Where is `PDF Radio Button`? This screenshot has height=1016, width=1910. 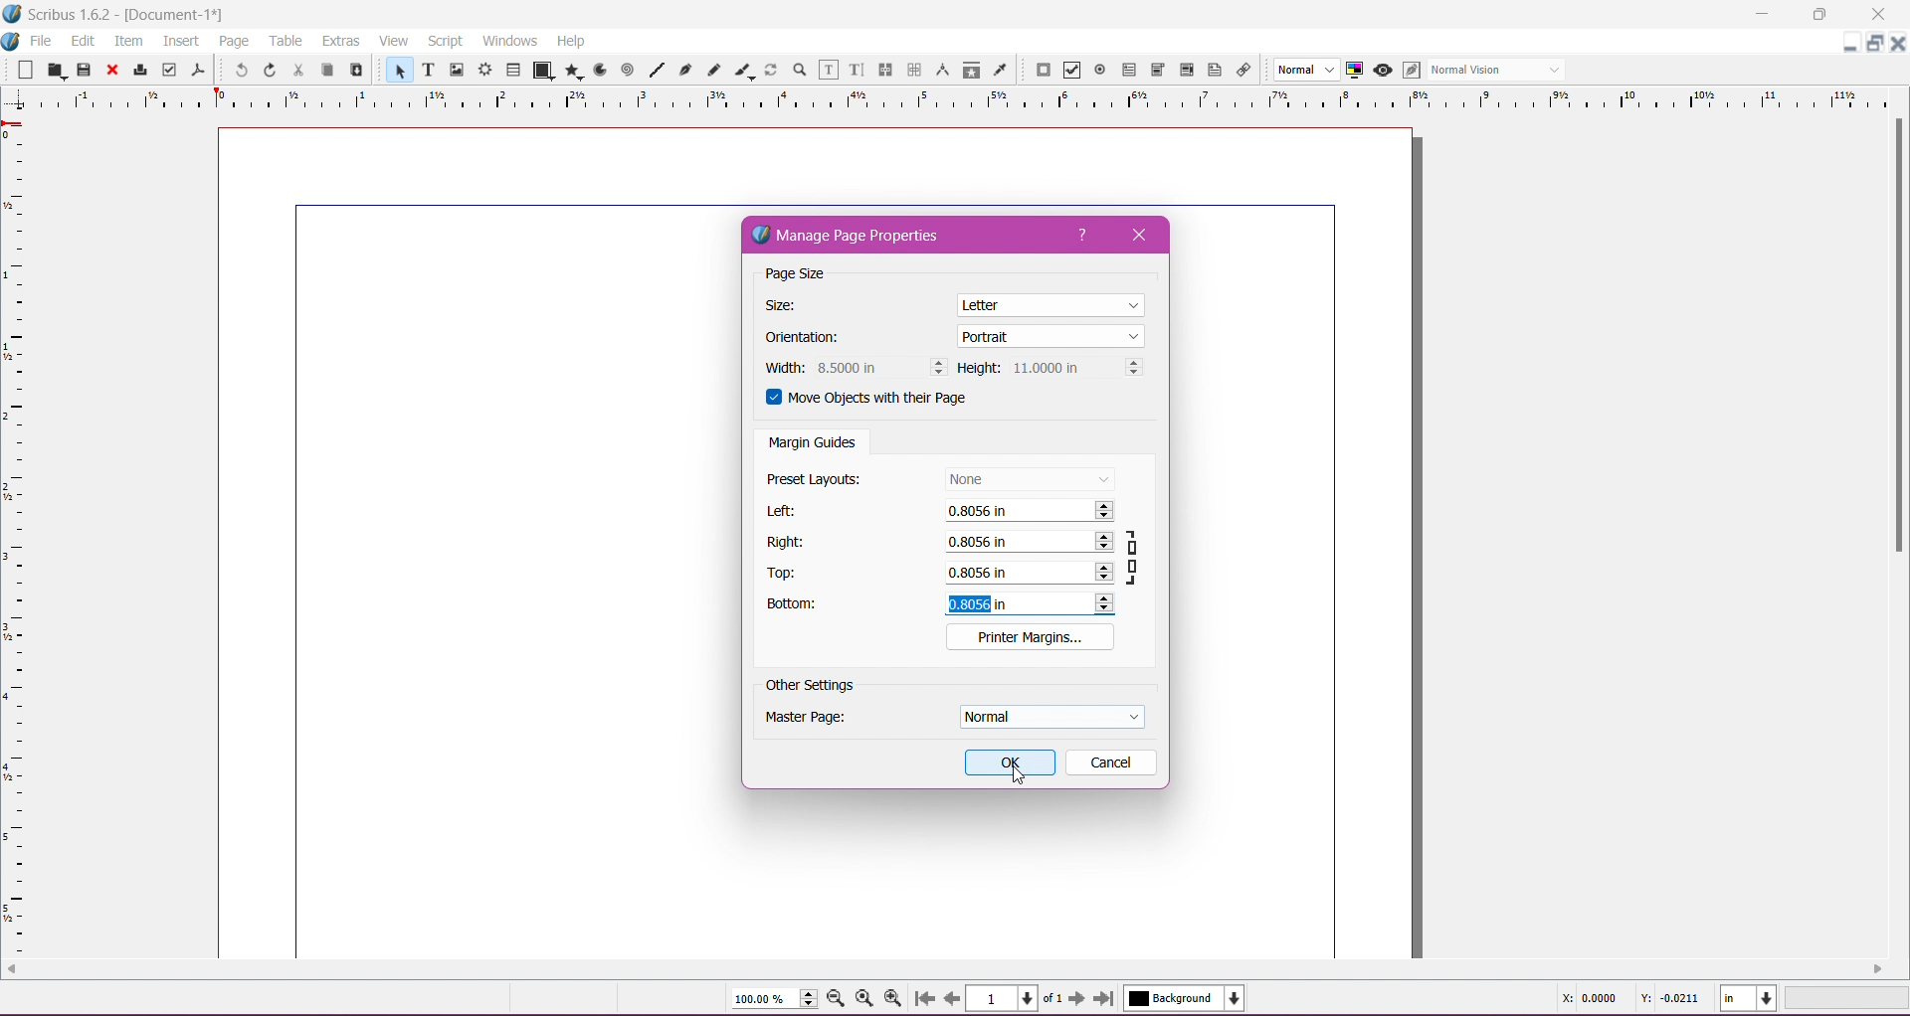
PDF Radio Button is located at coordinates (1100, 71).